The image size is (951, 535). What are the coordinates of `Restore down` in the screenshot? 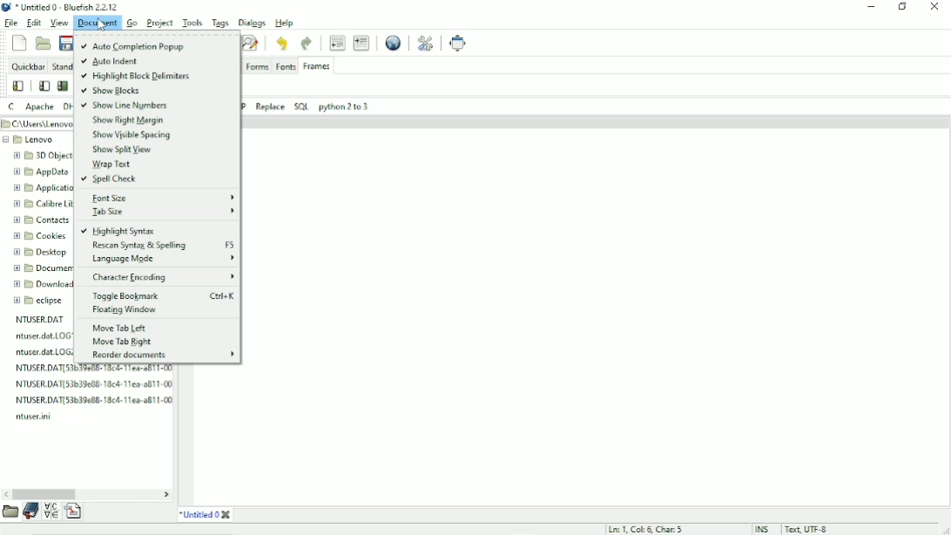 It's located at (902, 8).